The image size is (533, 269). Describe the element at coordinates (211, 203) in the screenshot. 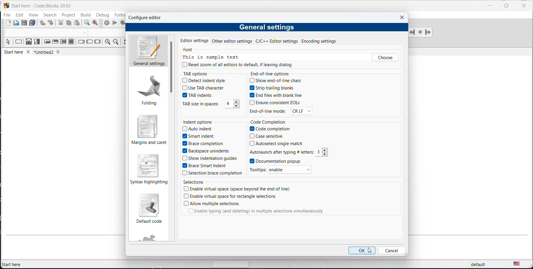

I see `allow multiple selection checkbox` at that location.